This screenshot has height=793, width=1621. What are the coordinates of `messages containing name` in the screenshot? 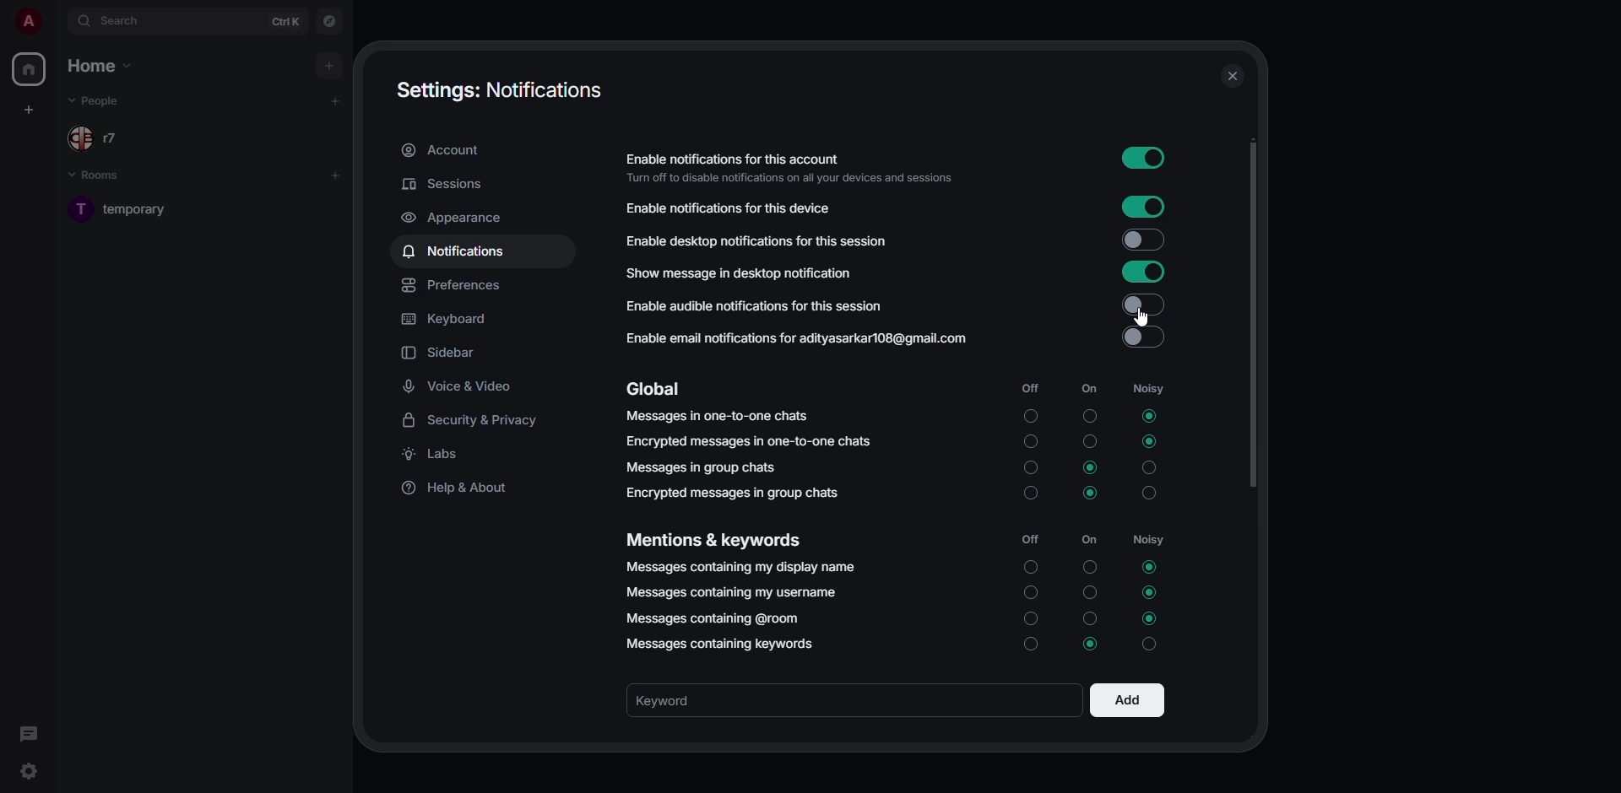 It's located at (741, 569).